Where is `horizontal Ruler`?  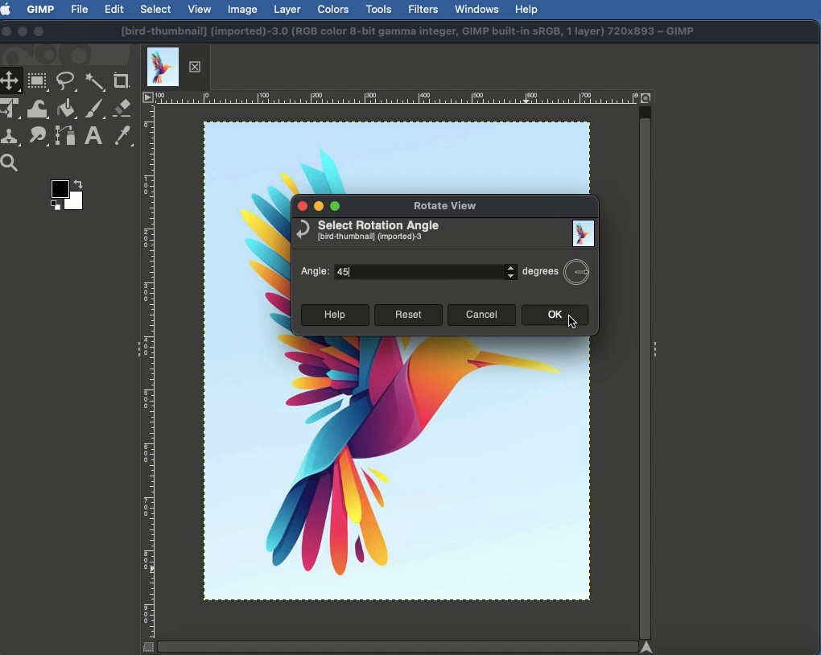
horizontal Ruler is located at coordinates (396, 97).